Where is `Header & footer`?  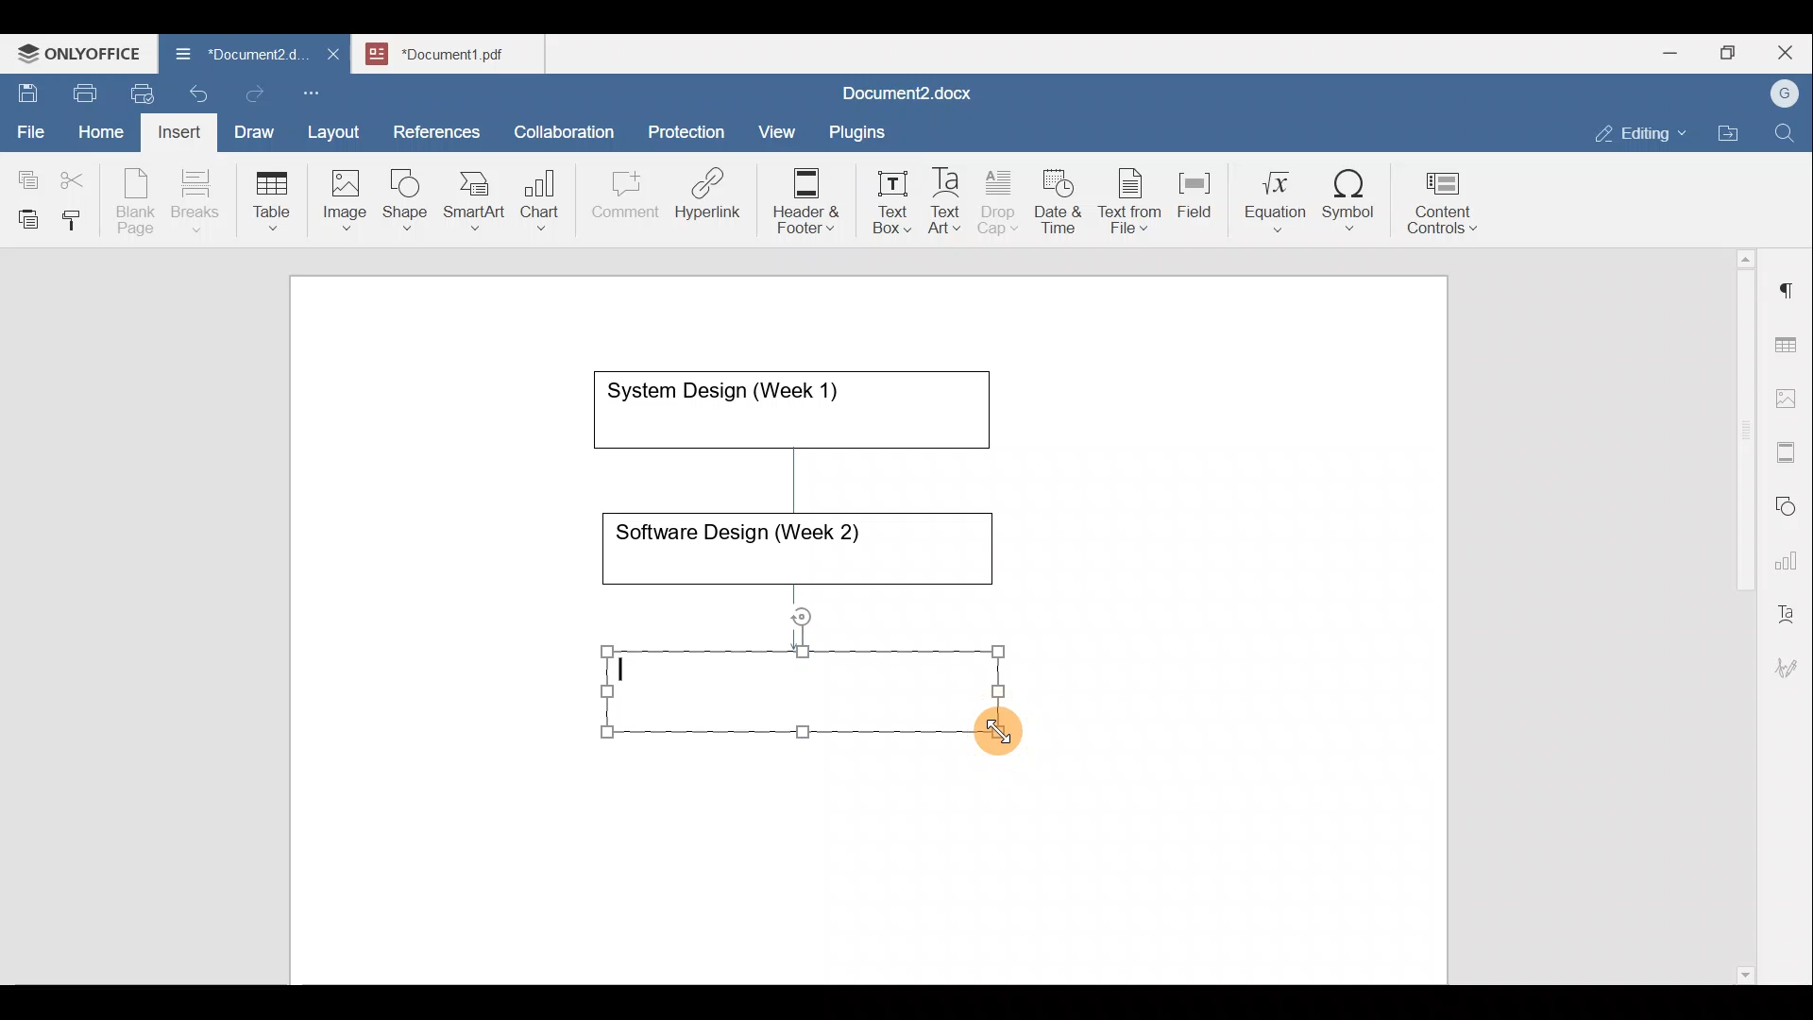
Header & footer is located at coordinates (800, 199).